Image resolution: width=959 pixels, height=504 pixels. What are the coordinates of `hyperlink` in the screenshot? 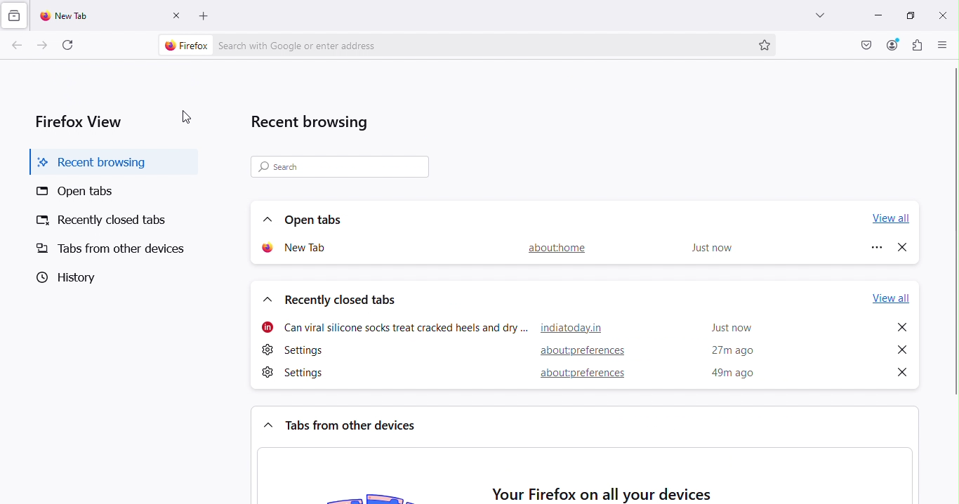 It's located at (578, 373).